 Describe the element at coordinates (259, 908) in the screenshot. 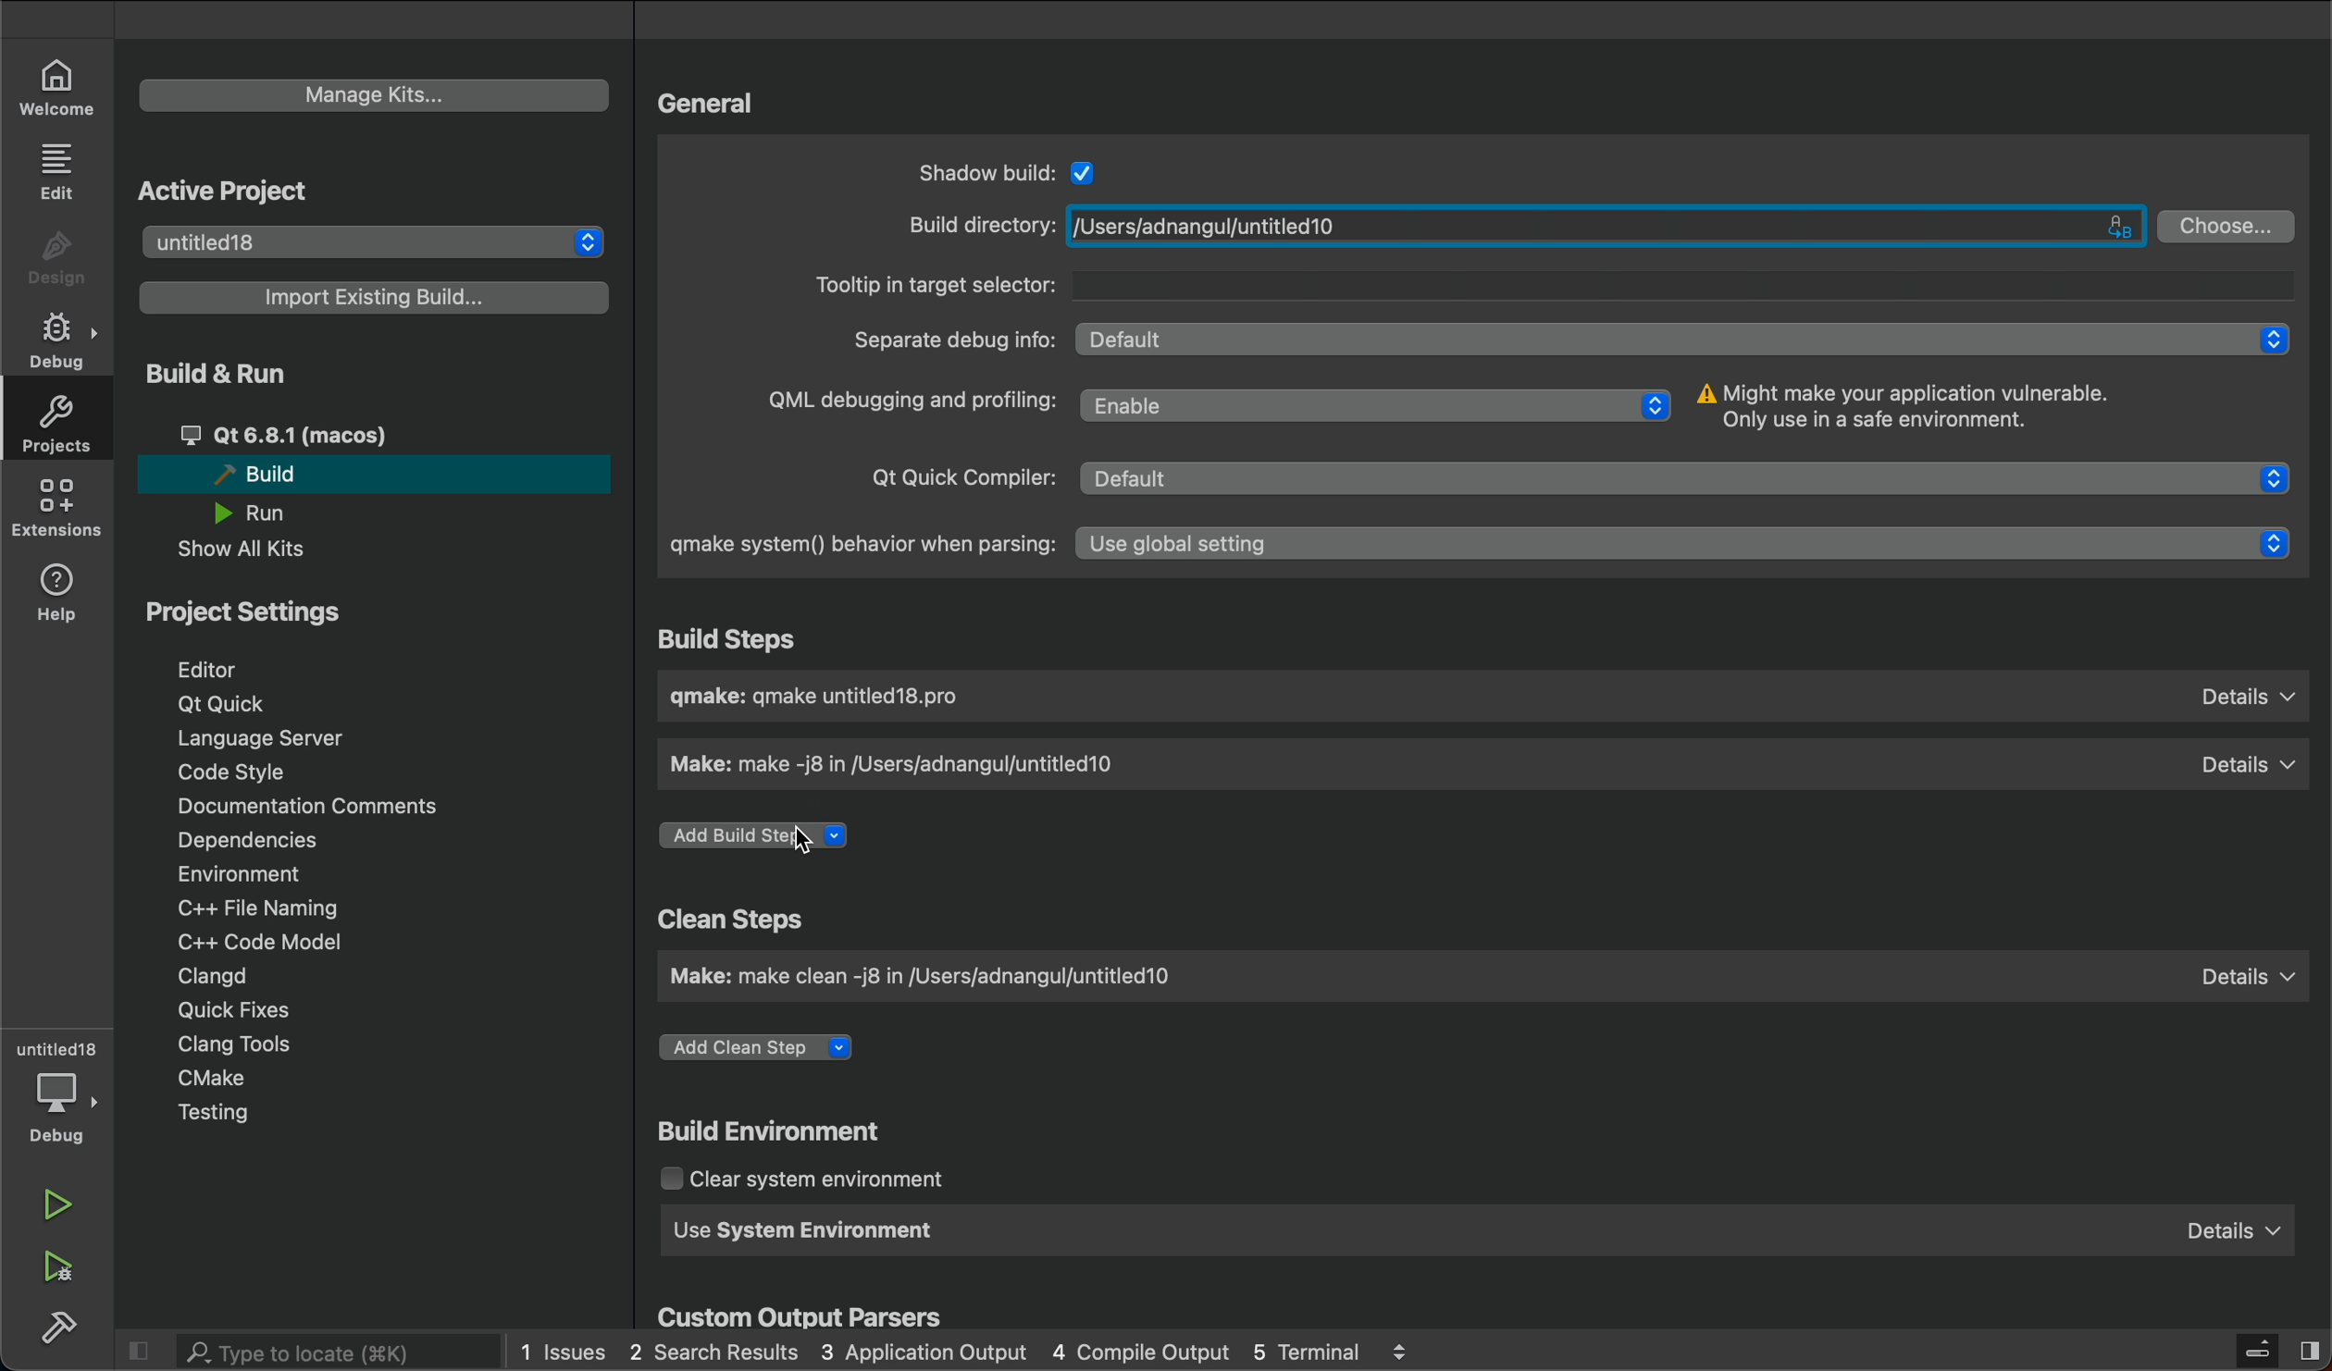

I see `C++ File Naming` at that location.